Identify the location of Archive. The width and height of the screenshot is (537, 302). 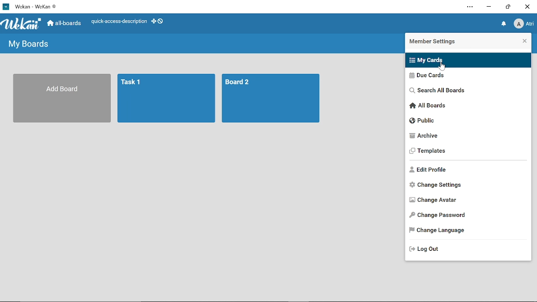
(466, 135).